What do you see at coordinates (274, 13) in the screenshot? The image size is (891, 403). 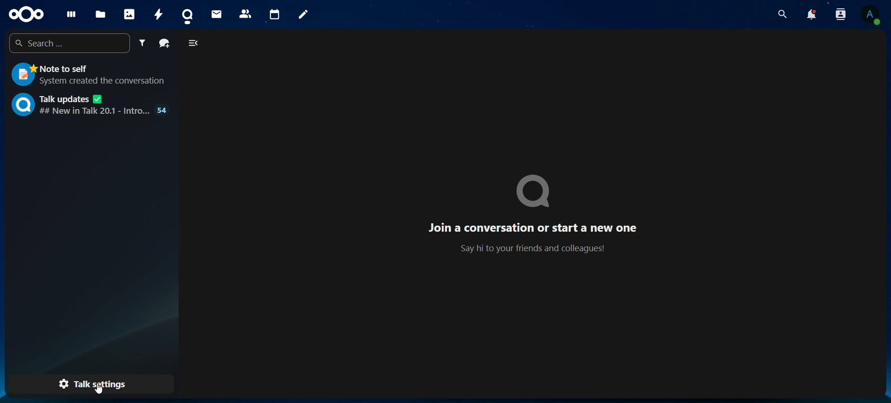 I see `calendar` at bounding box center [274, 13].